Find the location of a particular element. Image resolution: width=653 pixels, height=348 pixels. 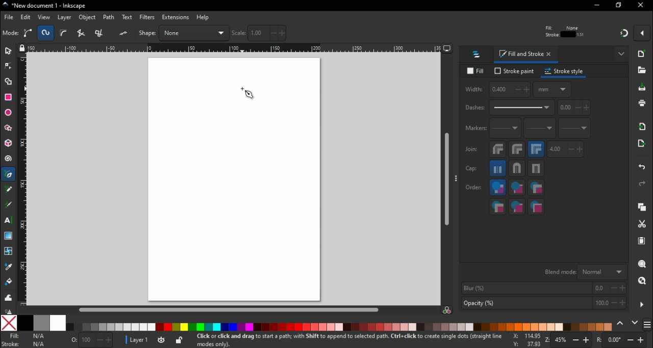

text tool is located at coordinates (8, 221).